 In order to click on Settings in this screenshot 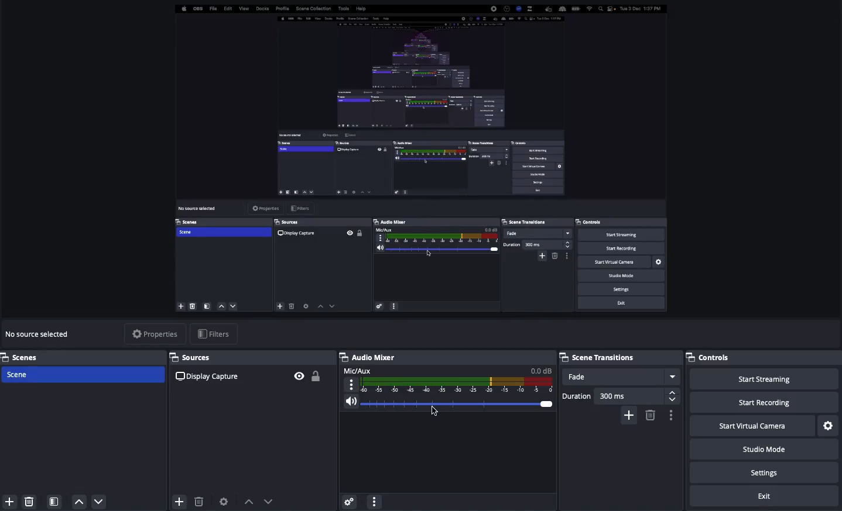, I will do `click(766, 473)`.